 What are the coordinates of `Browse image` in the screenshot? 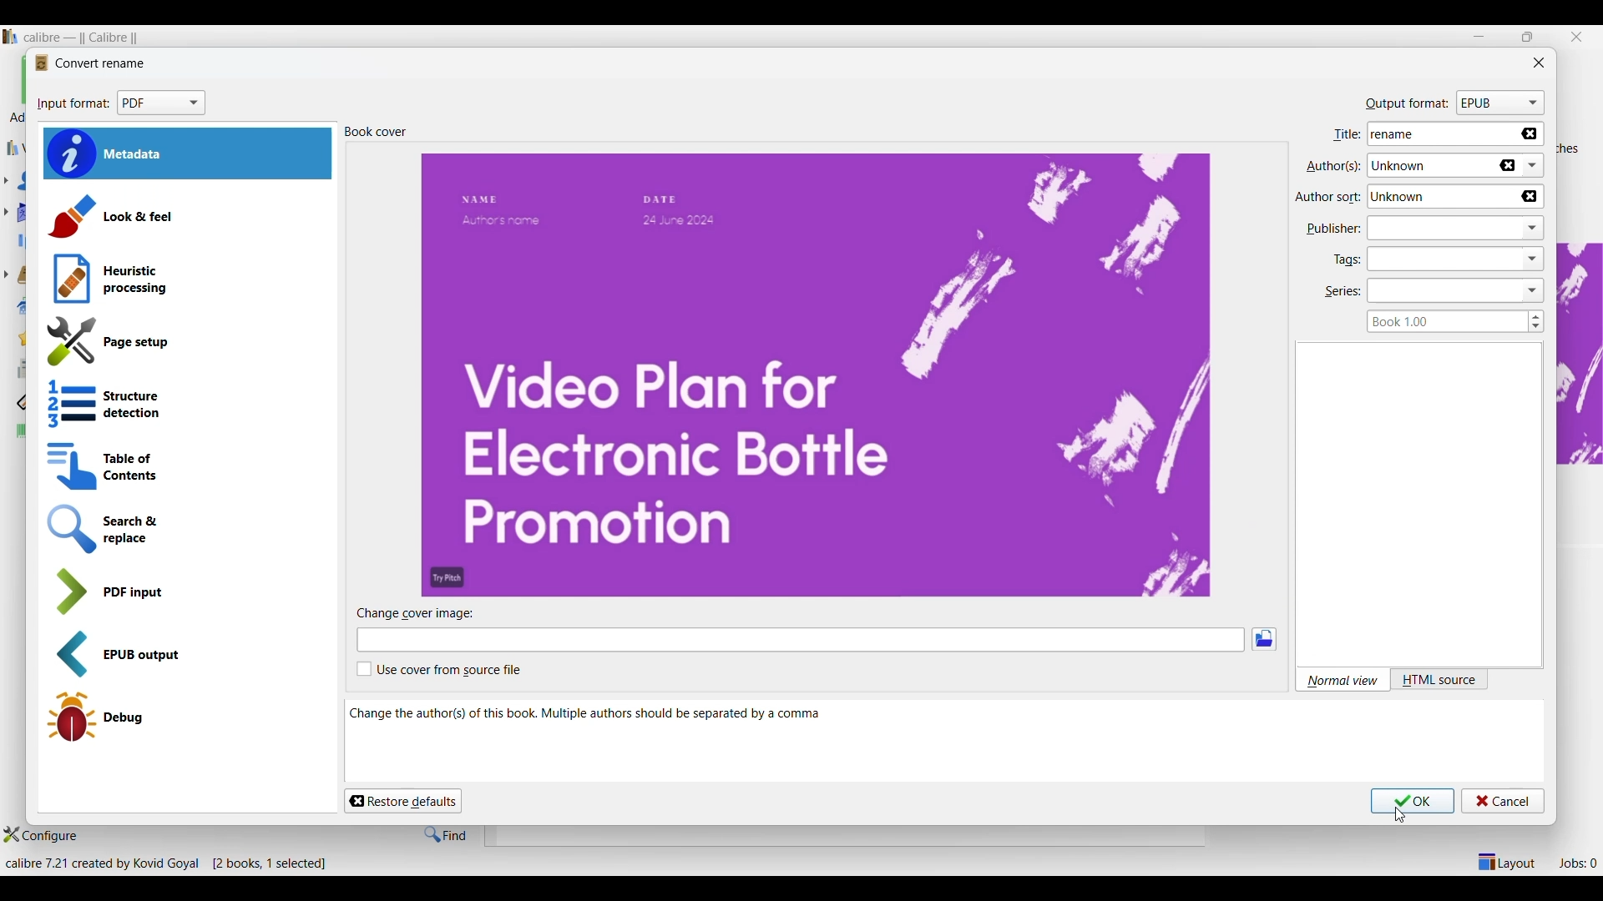 It's located at (1264, 640).